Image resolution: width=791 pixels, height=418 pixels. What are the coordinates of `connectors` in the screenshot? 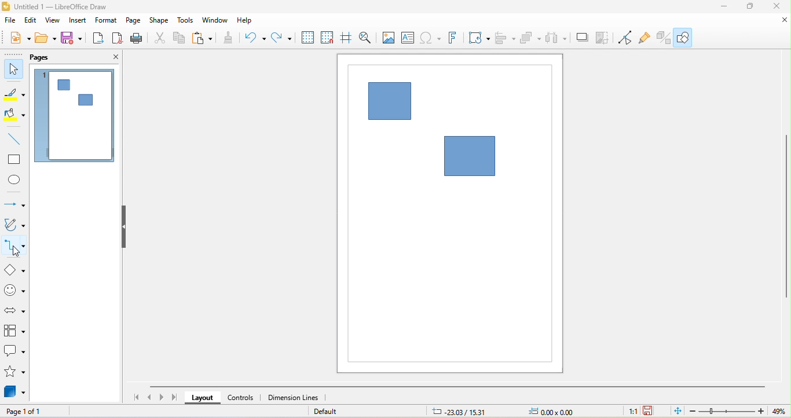 It's located at (15, 247).